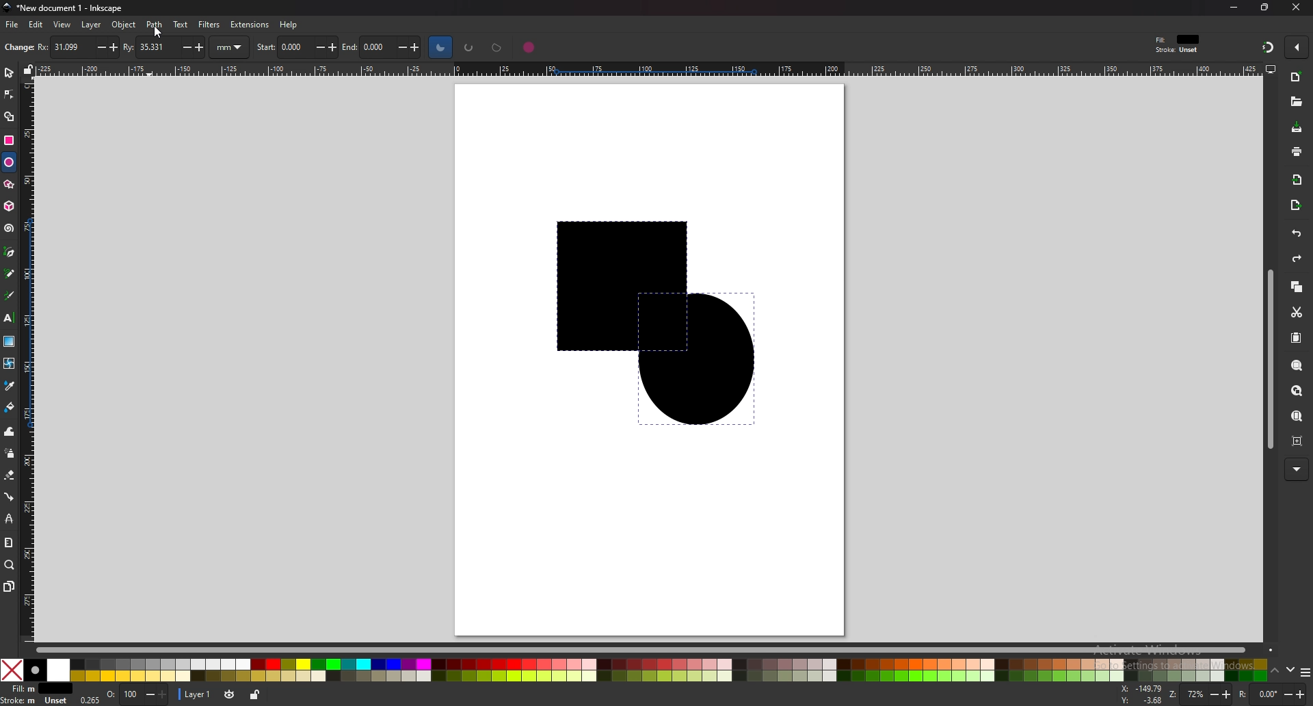  I want to click on help, so click(288, 25).